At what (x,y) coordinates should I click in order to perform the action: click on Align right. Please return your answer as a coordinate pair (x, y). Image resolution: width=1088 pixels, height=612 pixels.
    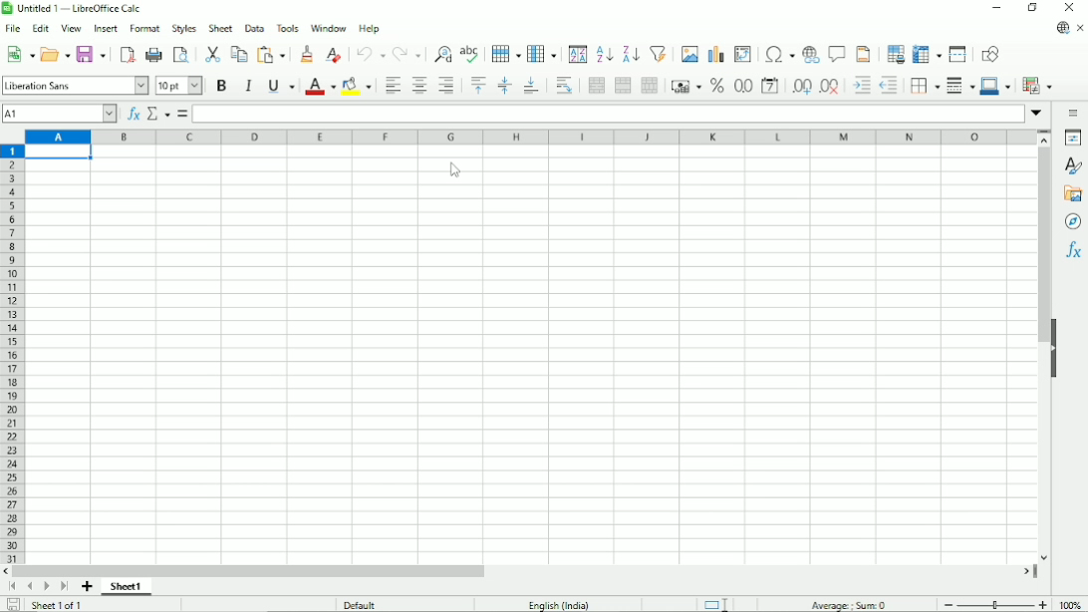
    Looking at the image, I should click on (446, 87).